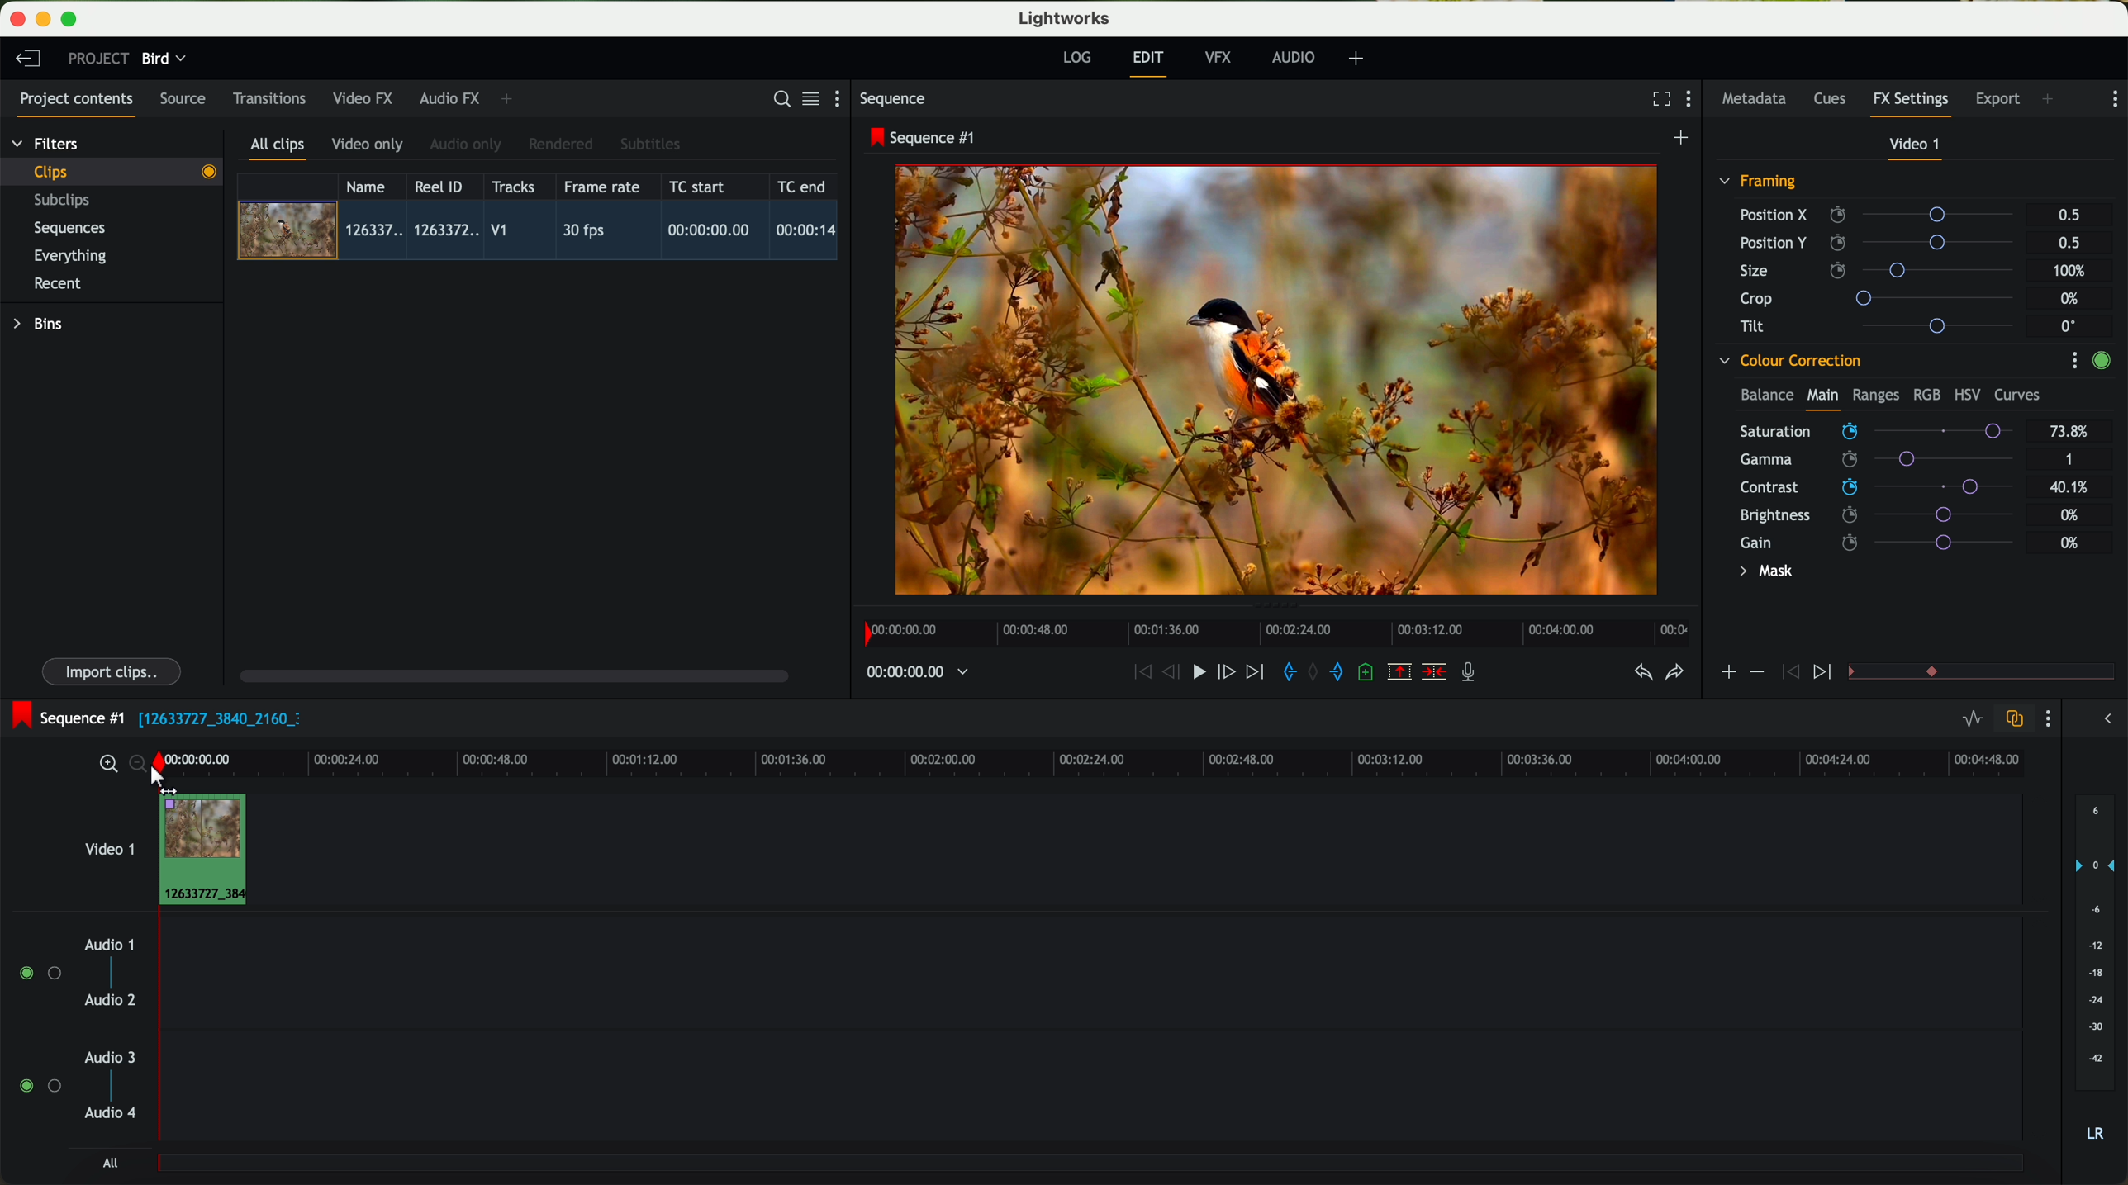 Image resolution: width=2128 pixels, height=1185 pixels. What do you see at coordinates (1825, 673) in the screenshot?
I see `icon` at bounding box center [1825, 673].